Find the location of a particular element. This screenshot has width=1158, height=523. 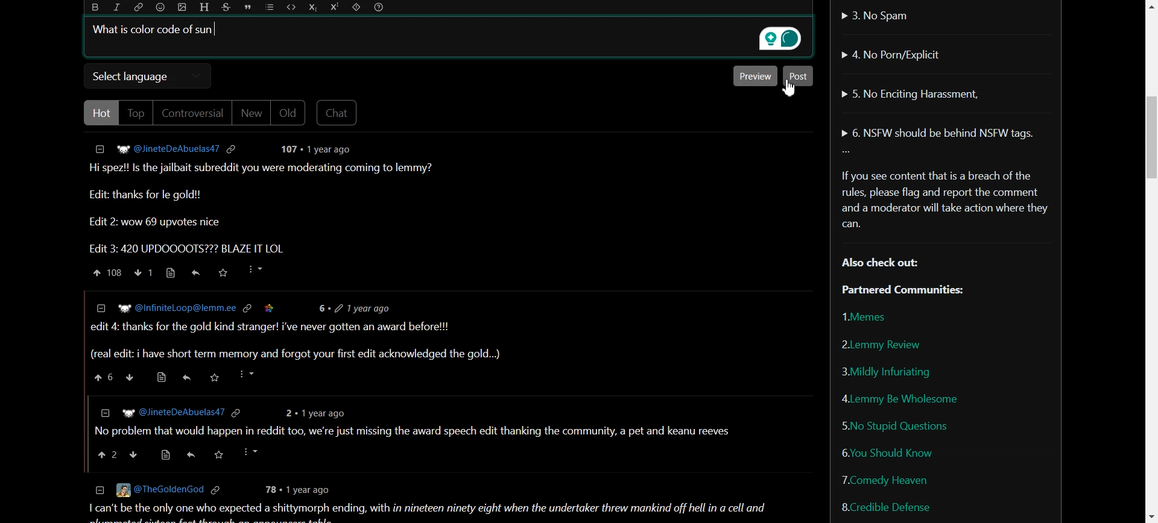

Subscript is located at coordinates (312, 7).